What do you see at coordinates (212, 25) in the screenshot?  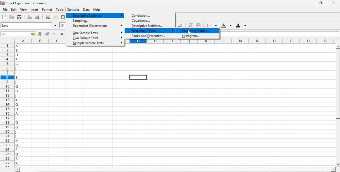 I see `borders` at bounding box center [212, 25].